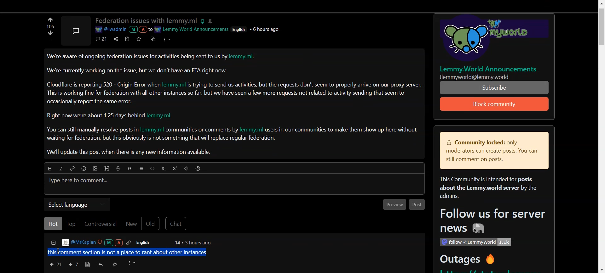 The height and width of the screenshot is (273, 605). Describe the element at coordinates (141, 169) in the screenshot. I see `List ` at that location.